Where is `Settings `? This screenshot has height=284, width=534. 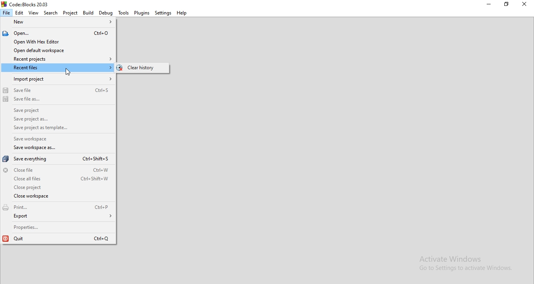
Settings  is located at coordinates (163, 13).